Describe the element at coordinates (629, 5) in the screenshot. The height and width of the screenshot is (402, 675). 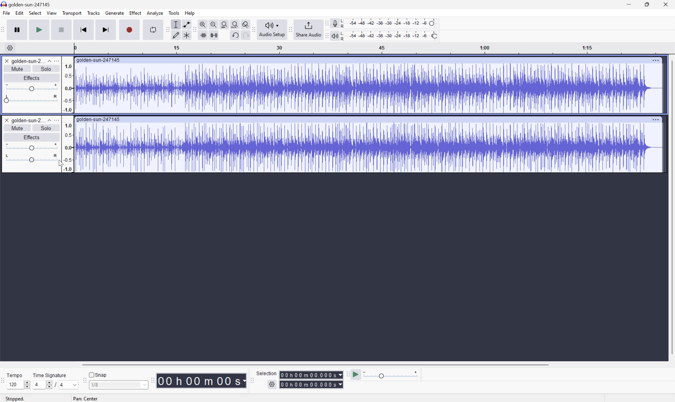
I see `Minimize` at that location.